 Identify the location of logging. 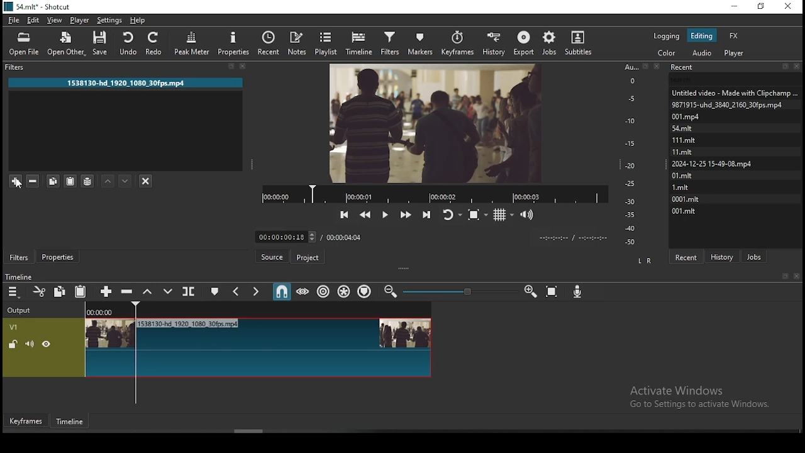
(666, 35).